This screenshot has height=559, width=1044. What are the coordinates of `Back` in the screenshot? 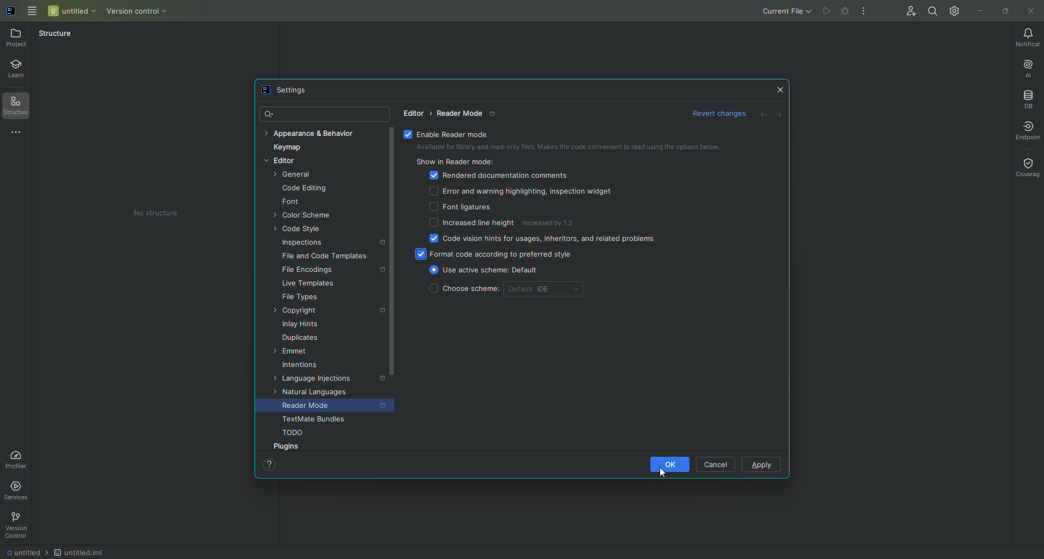 It's located at (762, 116).